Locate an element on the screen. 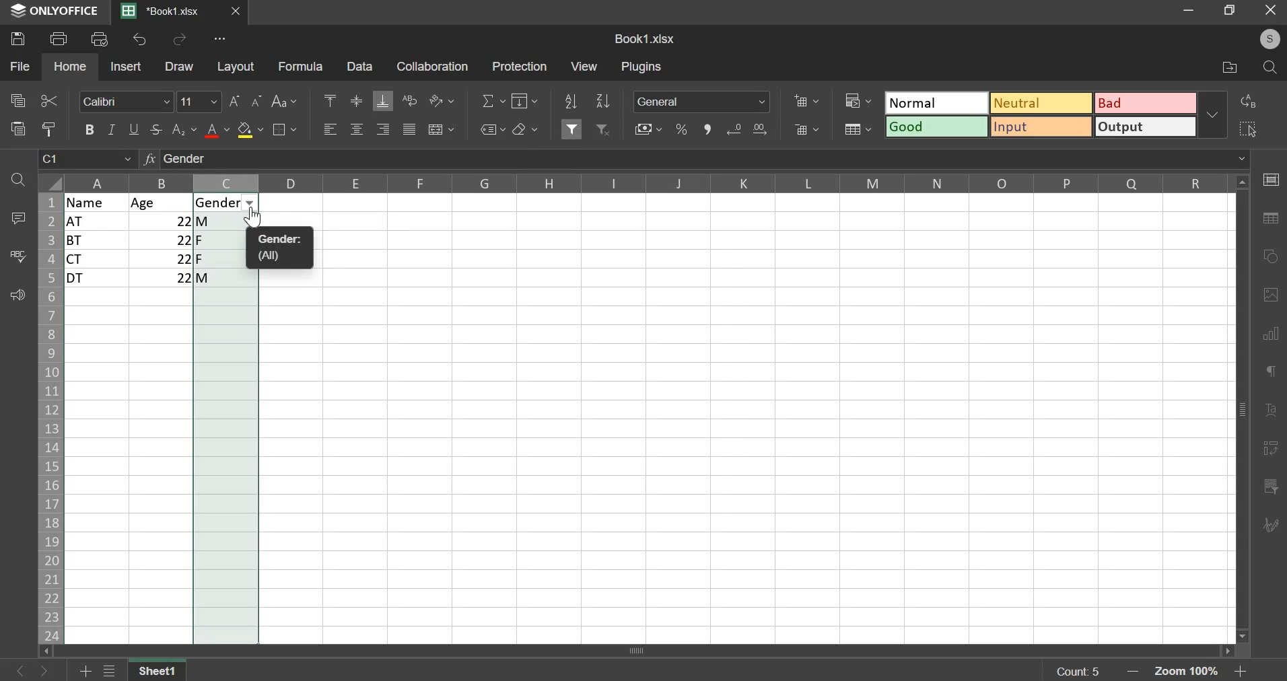 This screenshot has height=681, width=1287. find is located at coordinates (20, 180).